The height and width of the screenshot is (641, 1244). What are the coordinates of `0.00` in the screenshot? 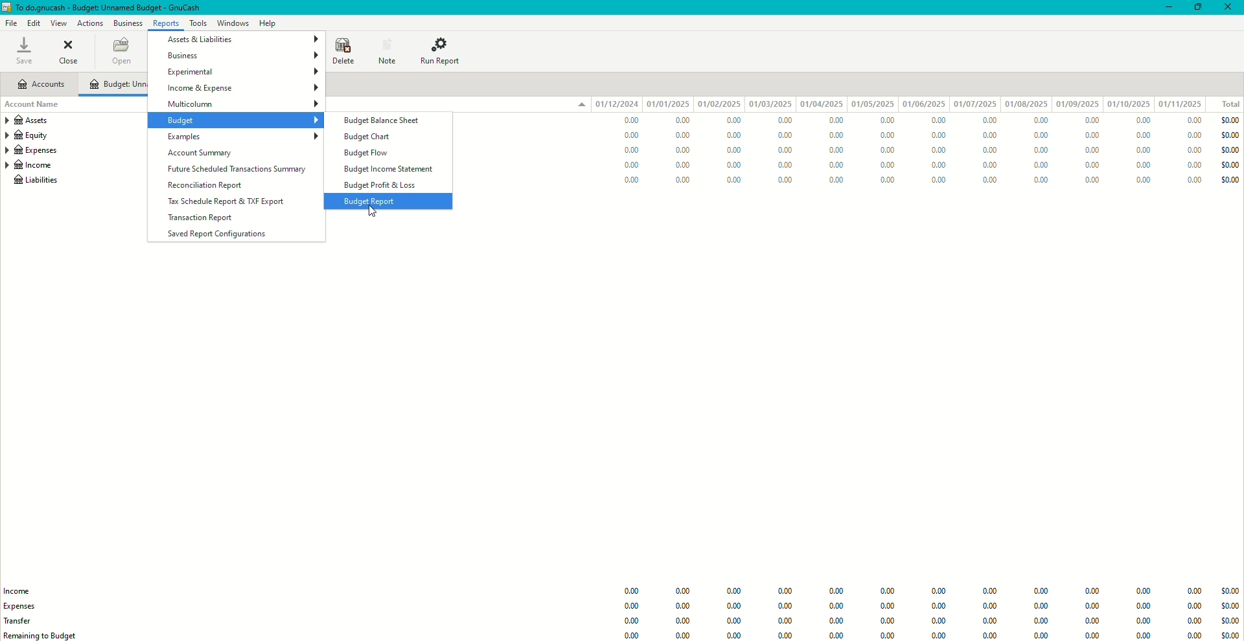 It's located at (630, 181).